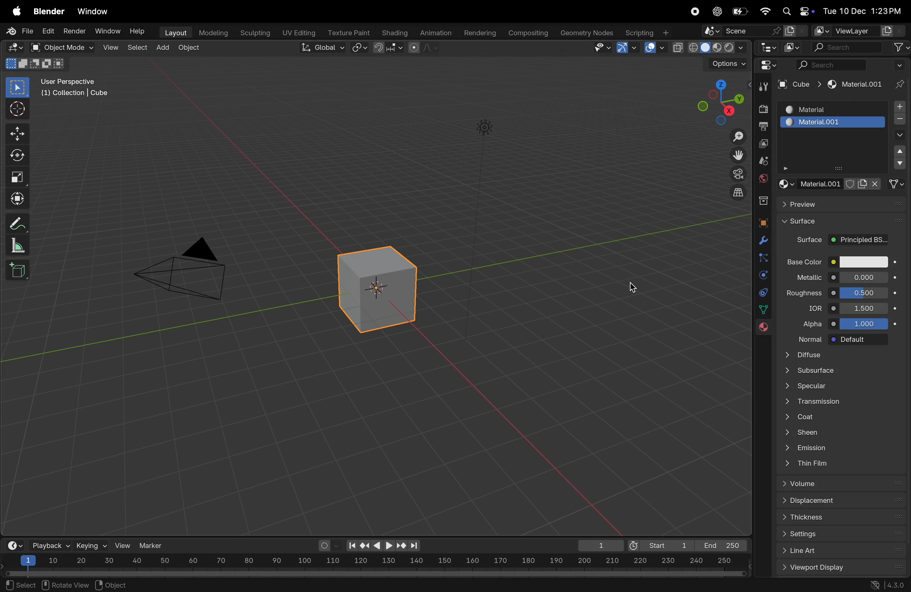 Image resolution: width=911 pixels, height=592 pixels. Describe the element at coordinates (866, 307) in the screenshot. I see `1.400` at that location.